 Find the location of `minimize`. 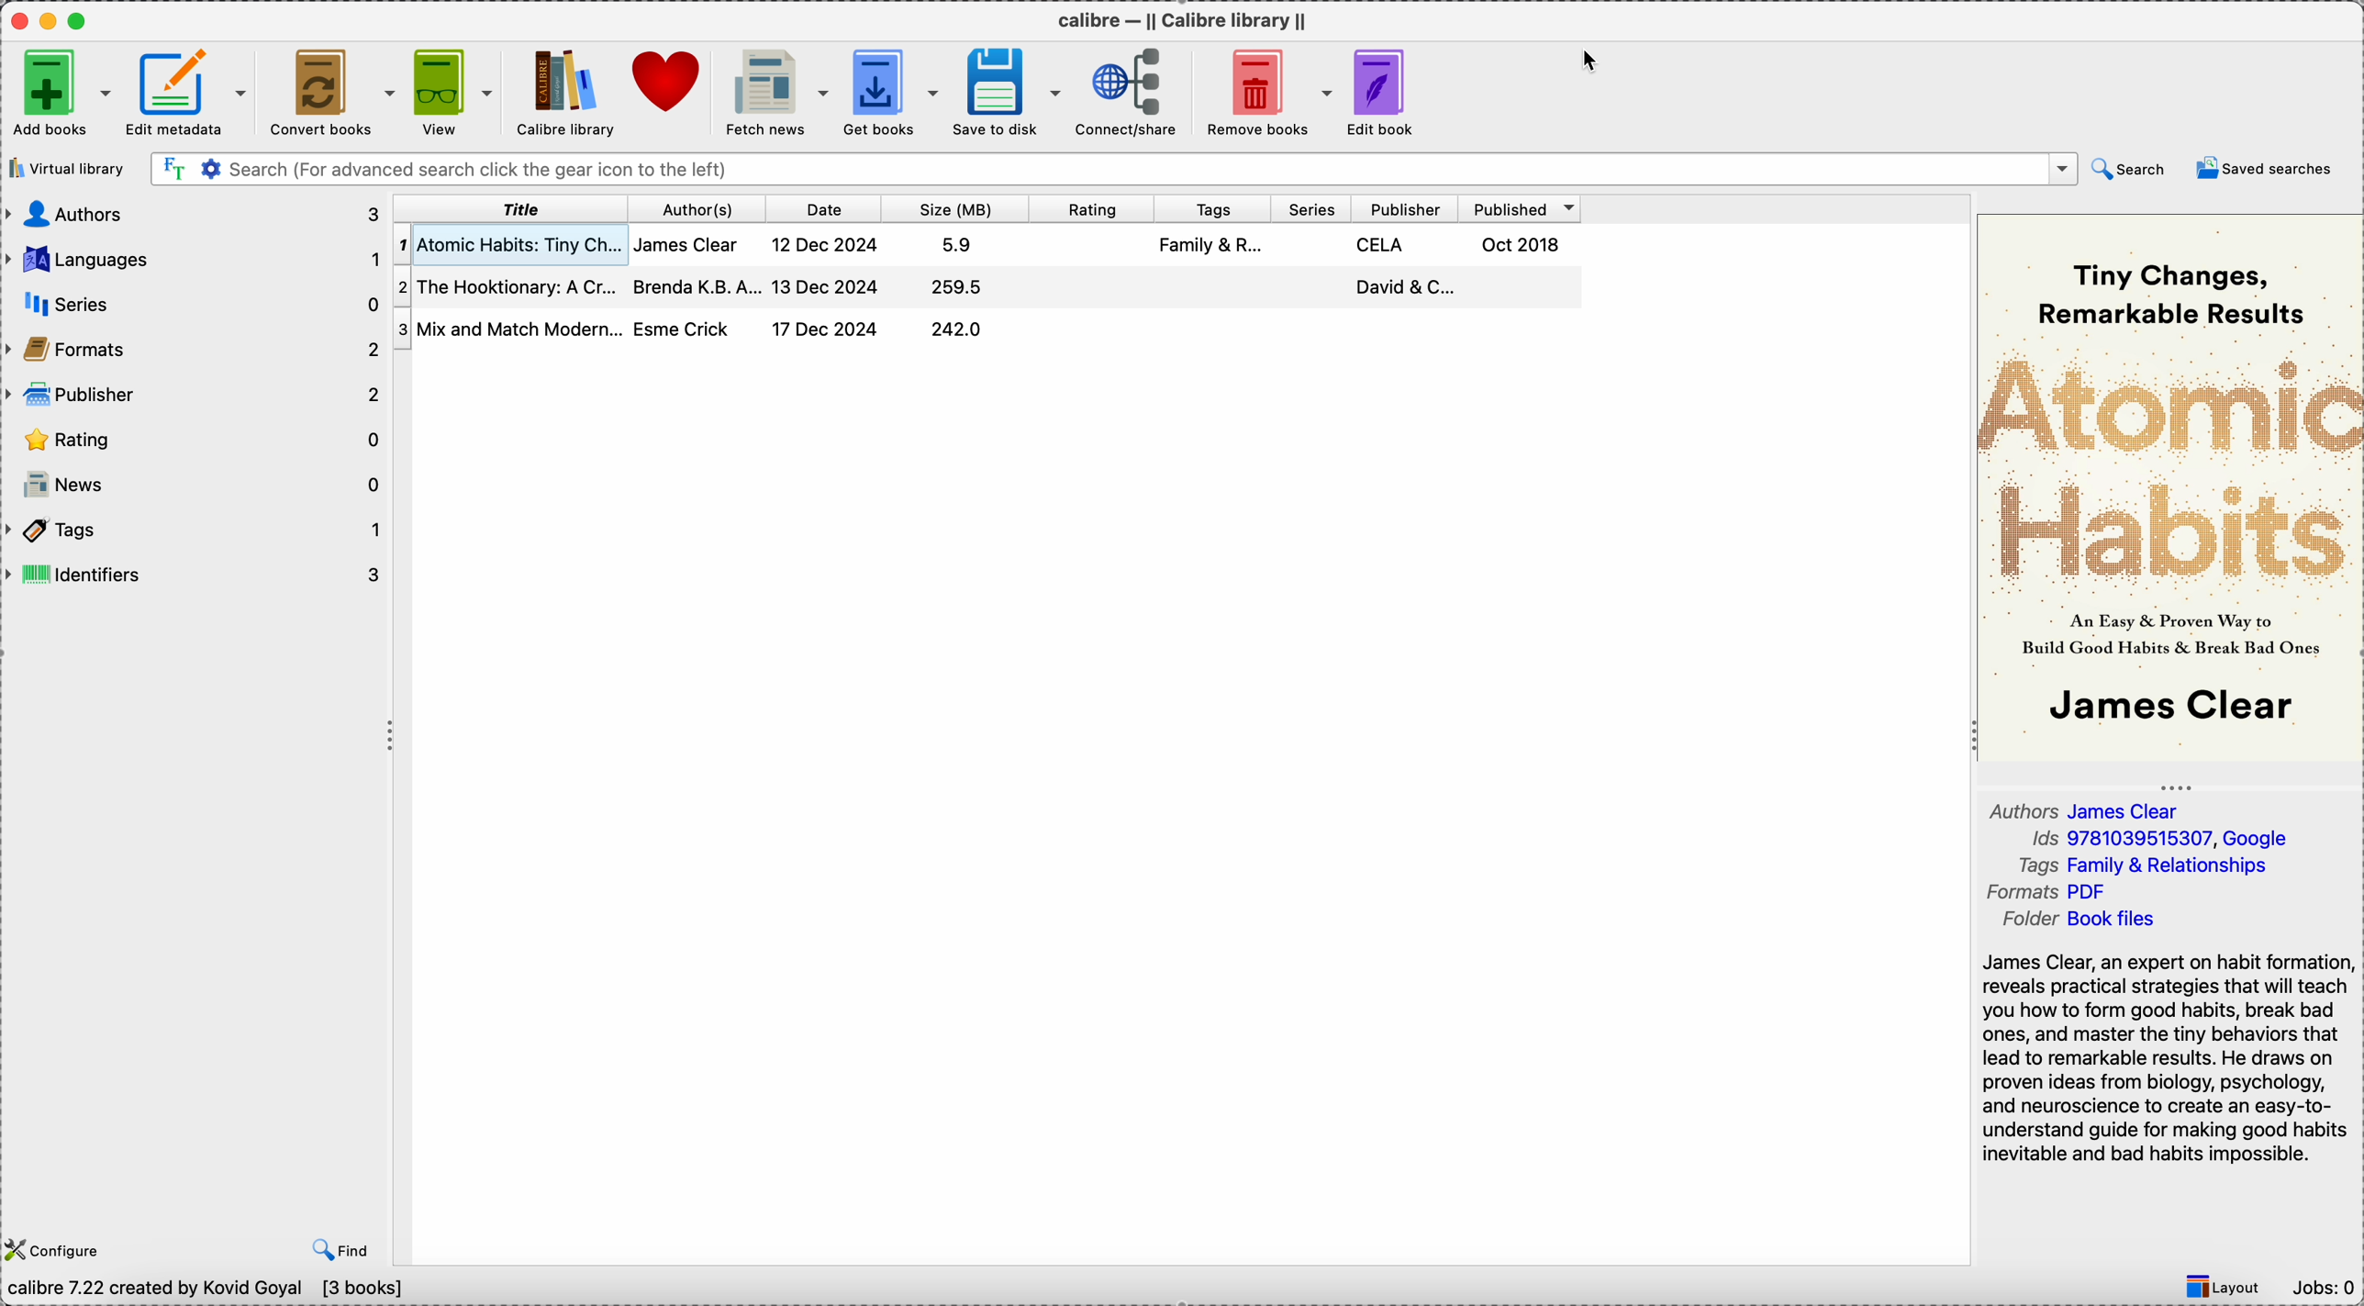

minimize is located at coordinates (51, 19).